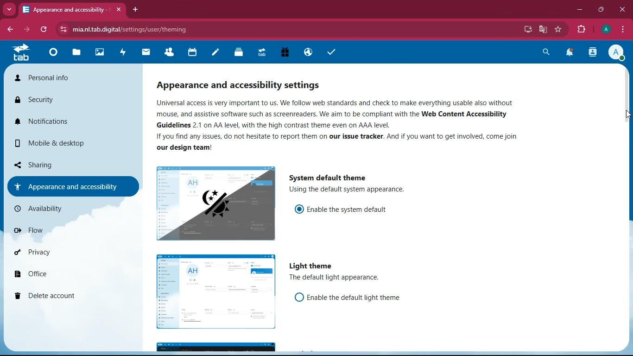 This screenshot has width=633, height=356. I want to click on system default, so click(331, 176).